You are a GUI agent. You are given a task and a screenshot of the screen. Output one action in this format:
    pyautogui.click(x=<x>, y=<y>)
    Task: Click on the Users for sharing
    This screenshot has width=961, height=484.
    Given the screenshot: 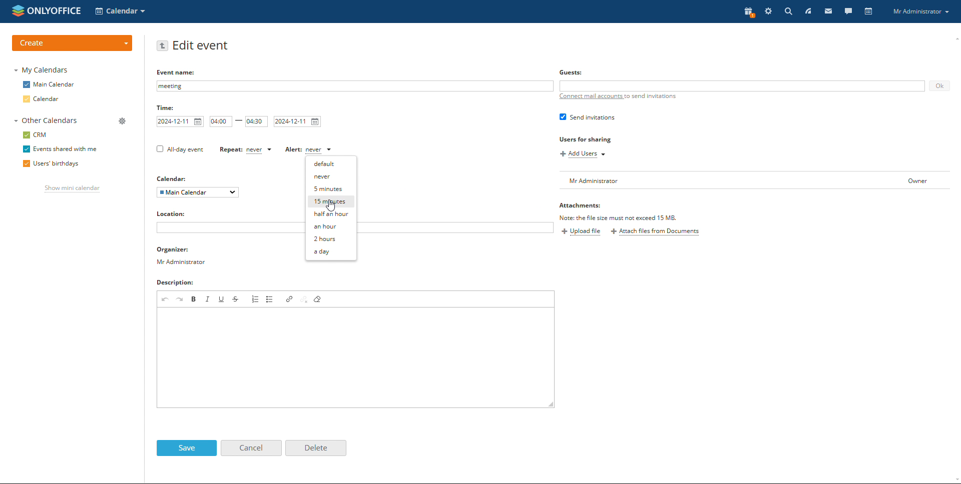 What is the action you would take?
    pyautogui.click(x=586, y=139)
    